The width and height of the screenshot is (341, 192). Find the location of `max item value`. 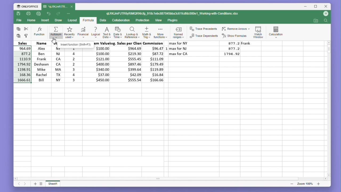

max item value is located at coordinates (100, 62).